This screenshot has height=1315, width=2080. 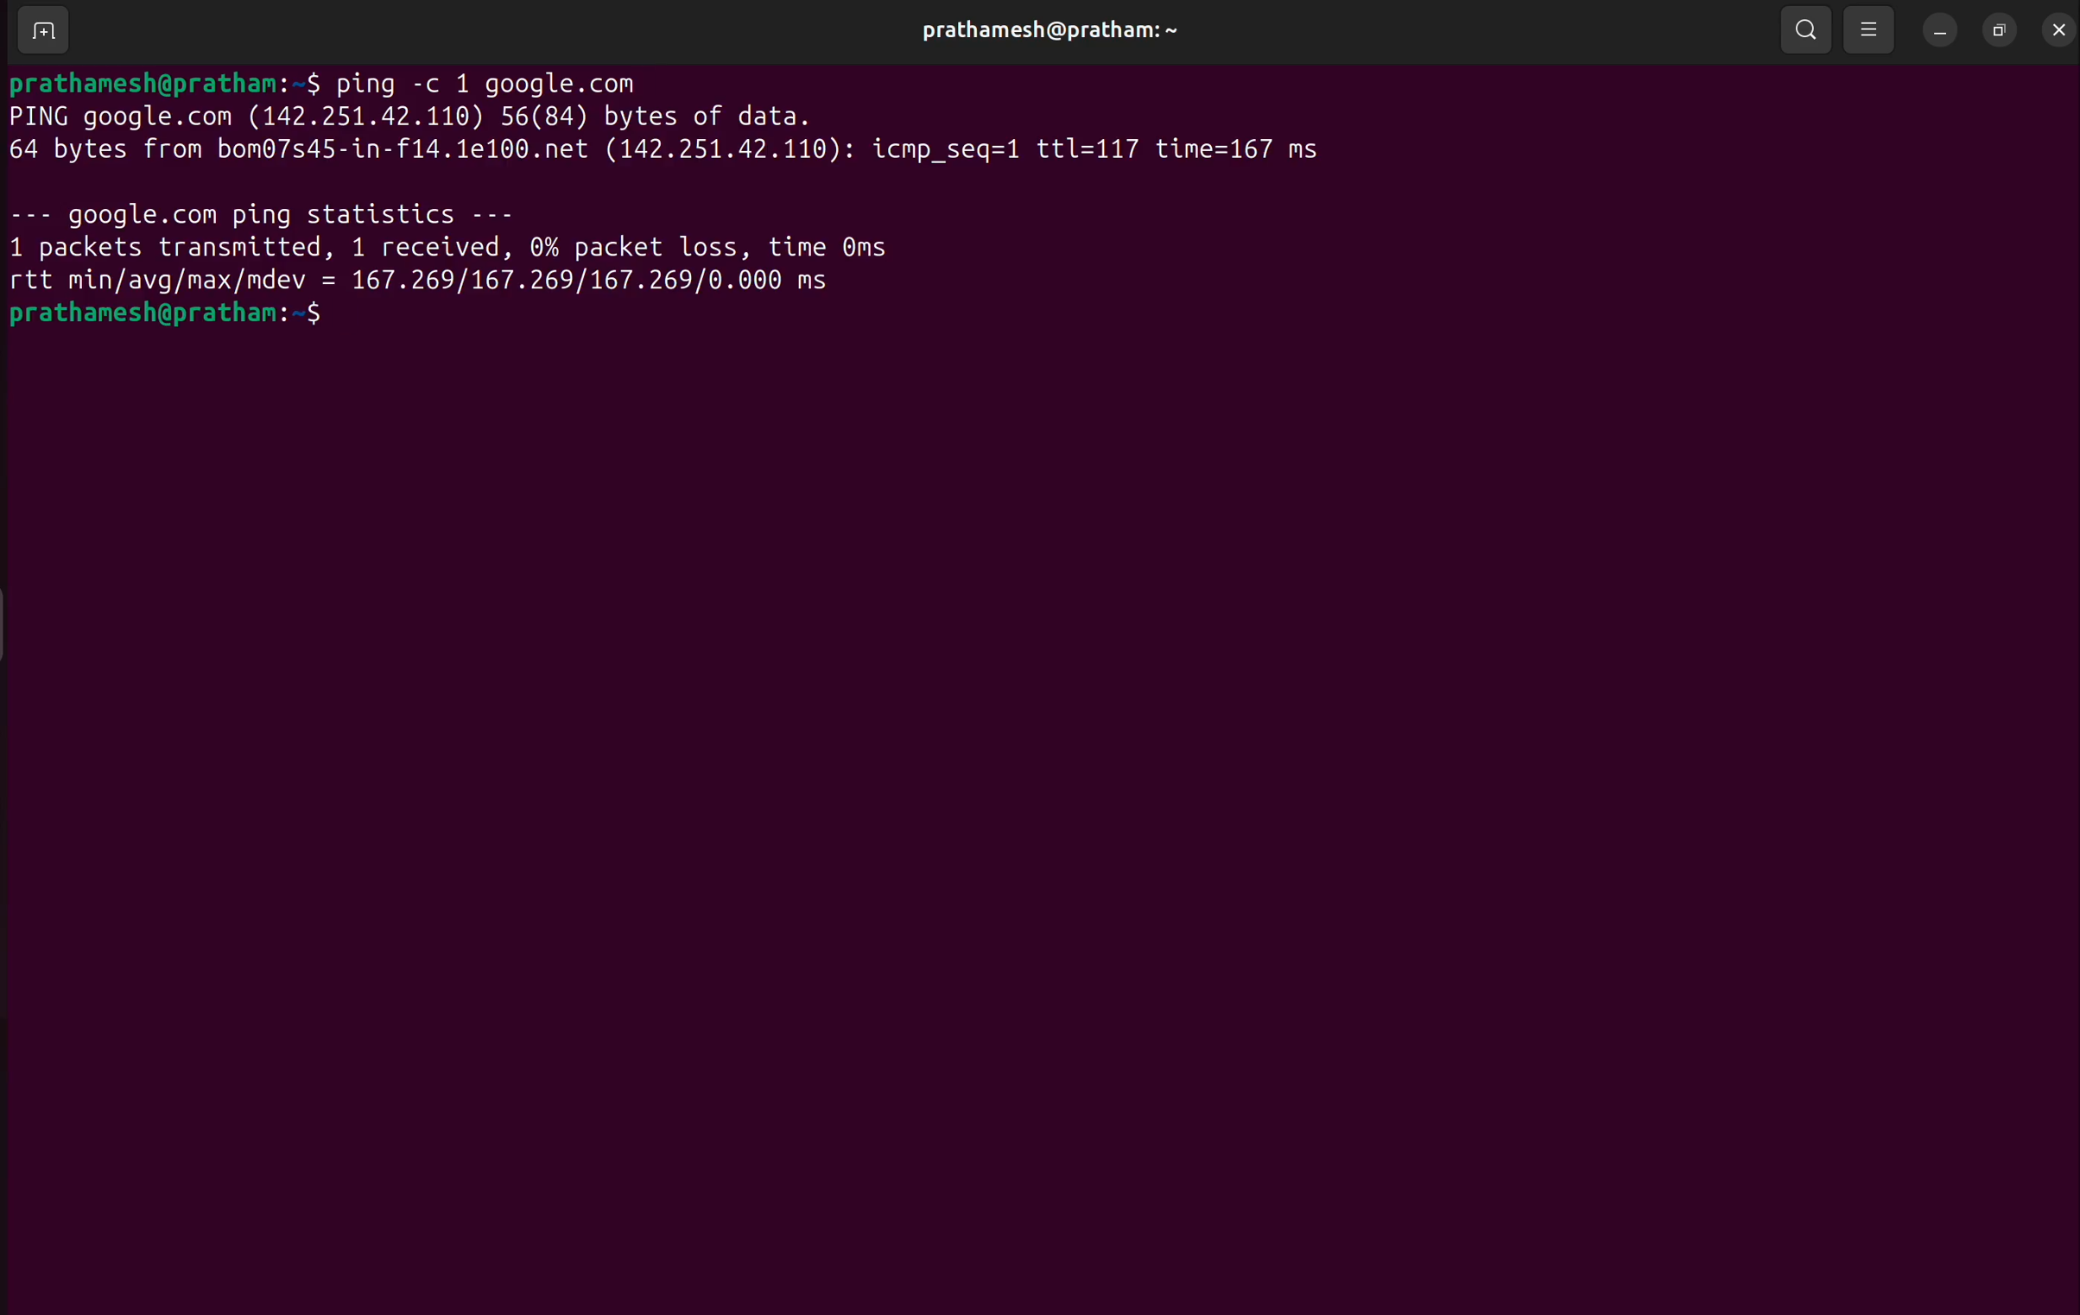 What do you see at coordinates (2000, 28) in the screenshot?
I see `resize` at bounding box center [2000, 28].